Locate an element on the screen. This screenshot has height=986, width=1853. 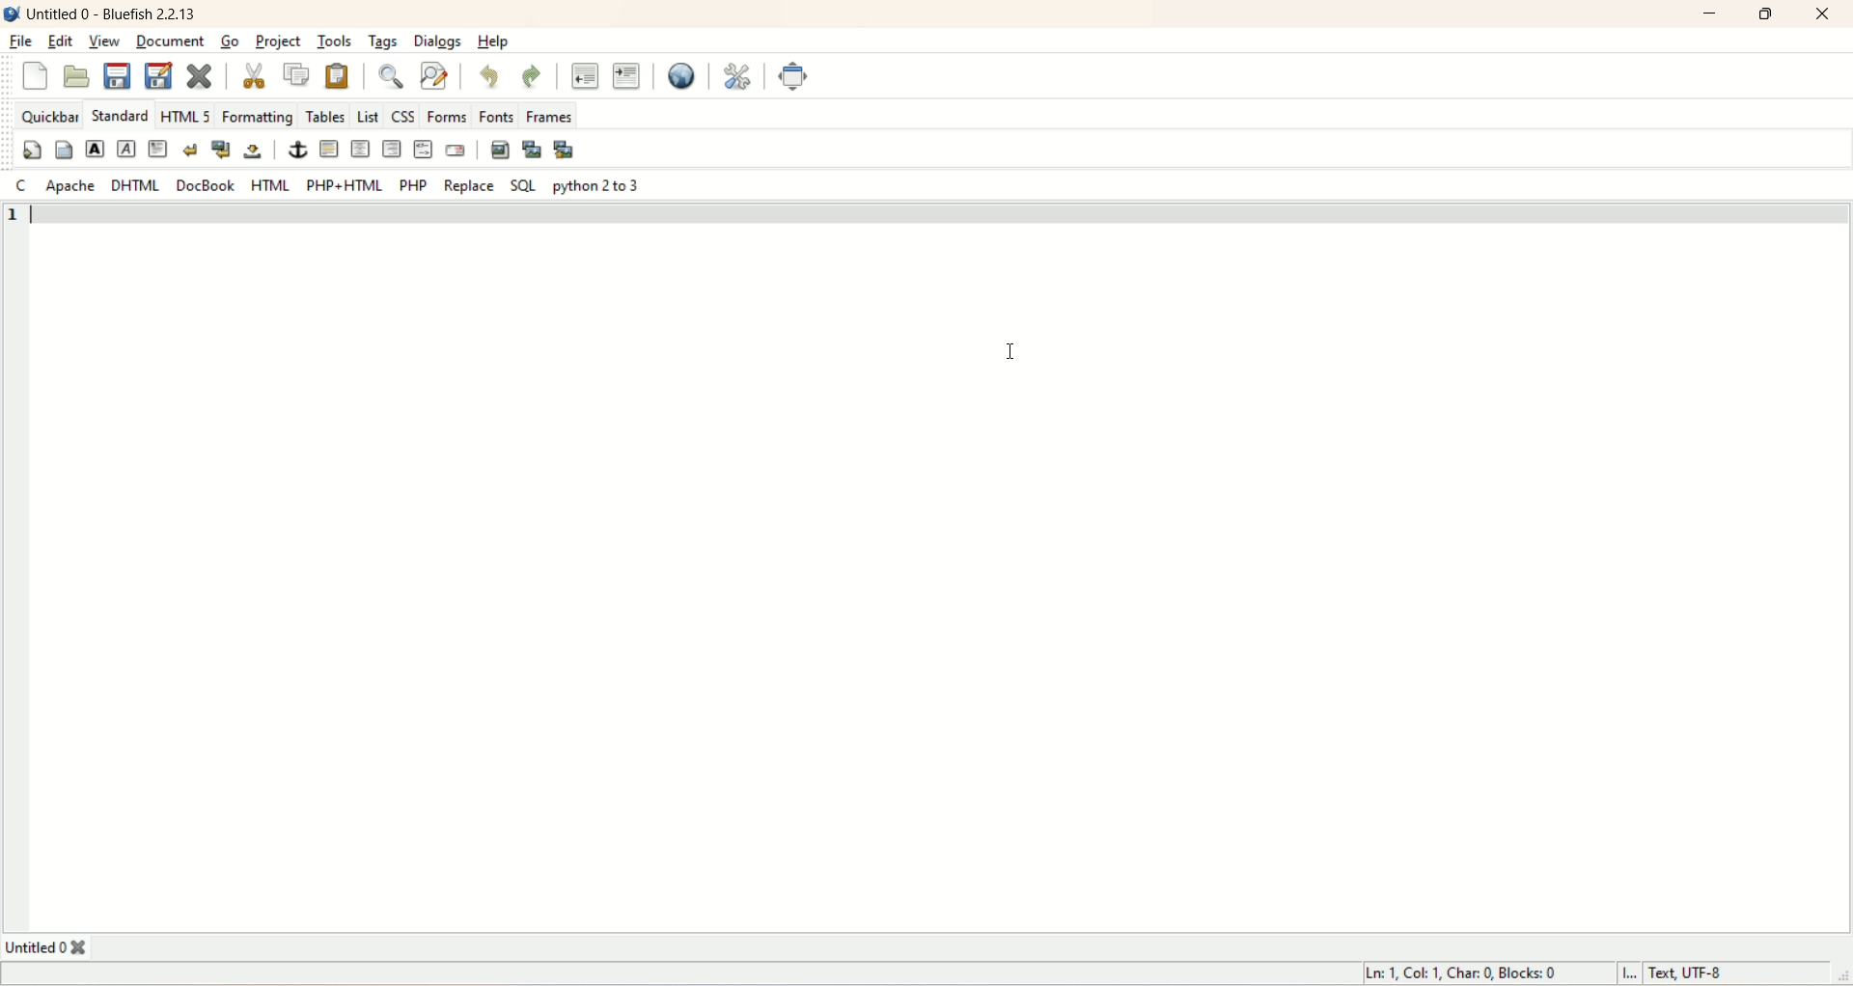
cut is located at coordinates (263, 75).